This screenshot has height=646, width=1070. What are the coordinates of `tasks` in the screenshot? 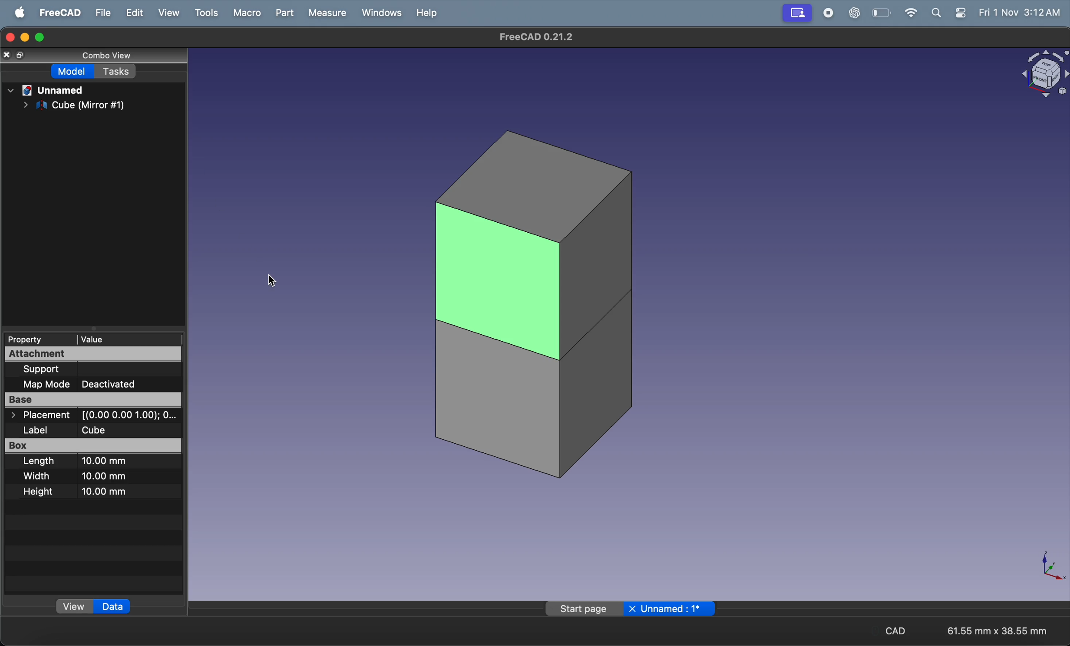 It's located at (117, 73).